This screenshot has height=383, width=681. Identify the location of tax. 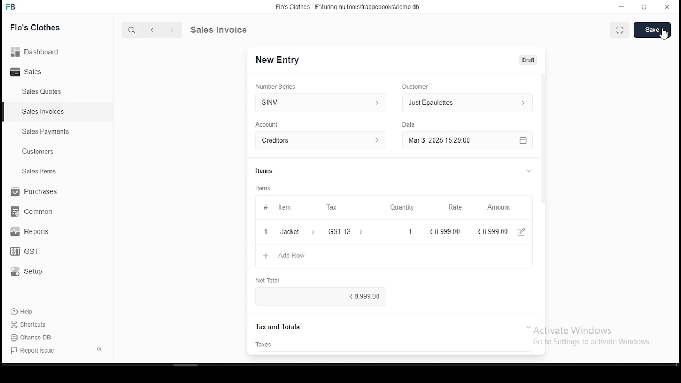
(333, 206).